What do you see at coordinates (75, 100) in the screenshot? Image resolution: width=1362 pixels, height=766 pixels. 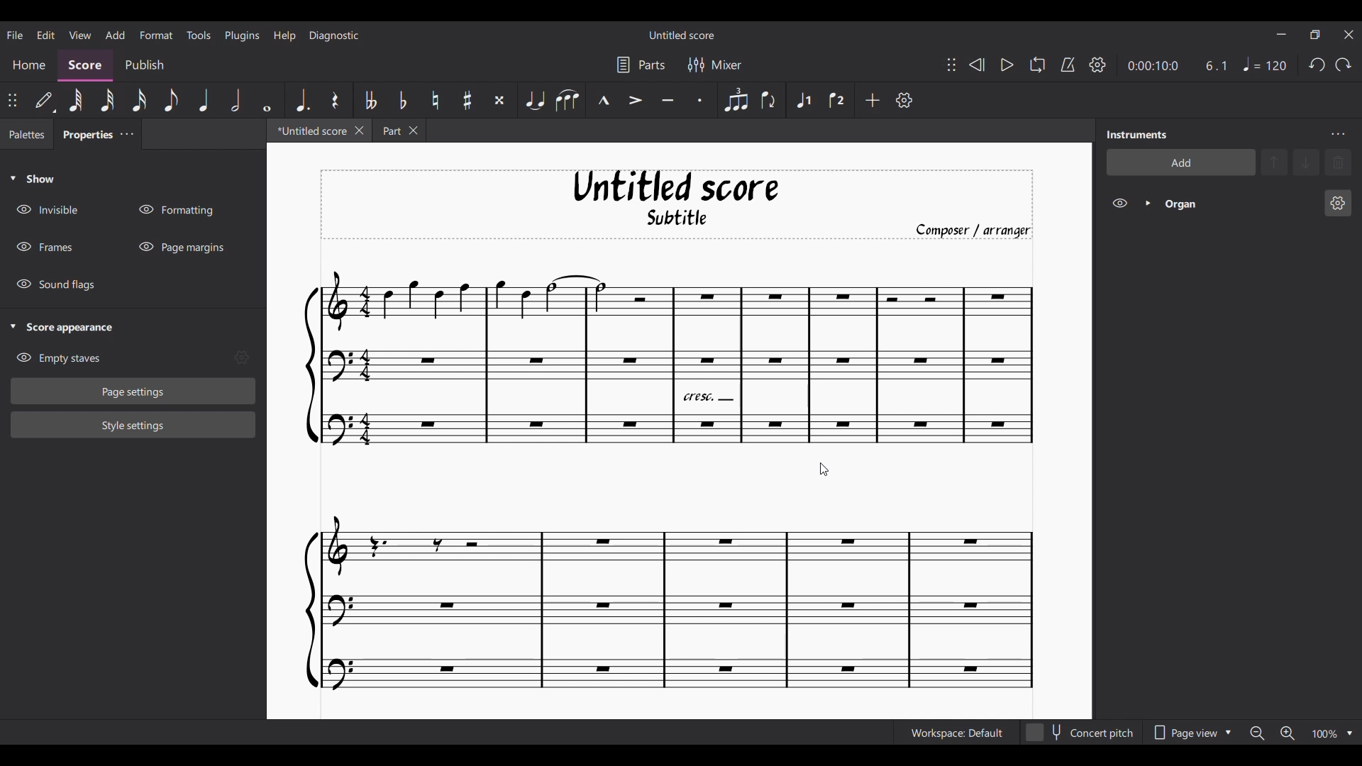 I see `64th note` at bounding box center [75, 100].